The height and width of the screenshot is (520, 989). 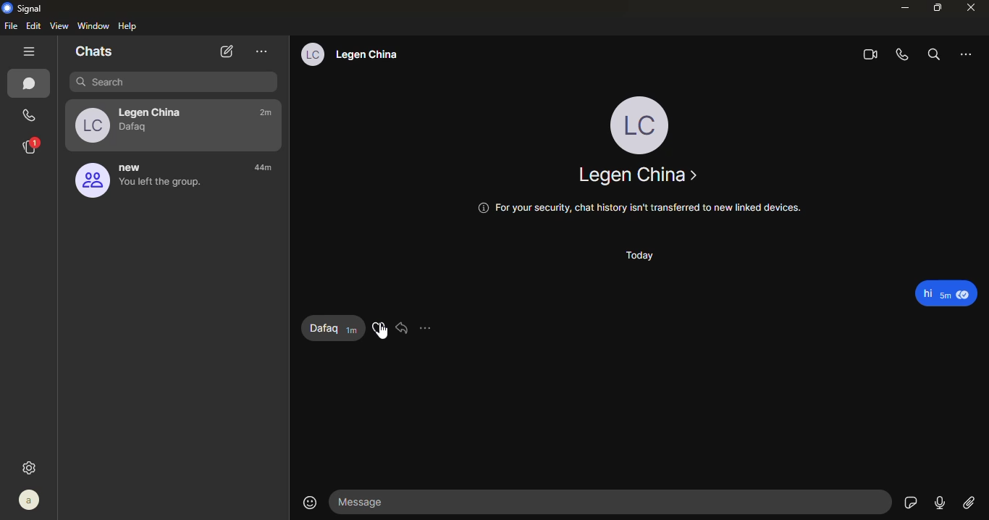 What do you see at coordinates (637, 175) in the screenshot?
I see `Legen china` at bounding box center [637, 175].